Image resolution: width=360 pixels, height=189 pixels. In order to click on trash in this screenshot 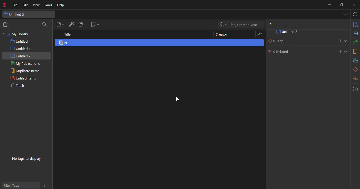, I will do `click(20, 86)`.